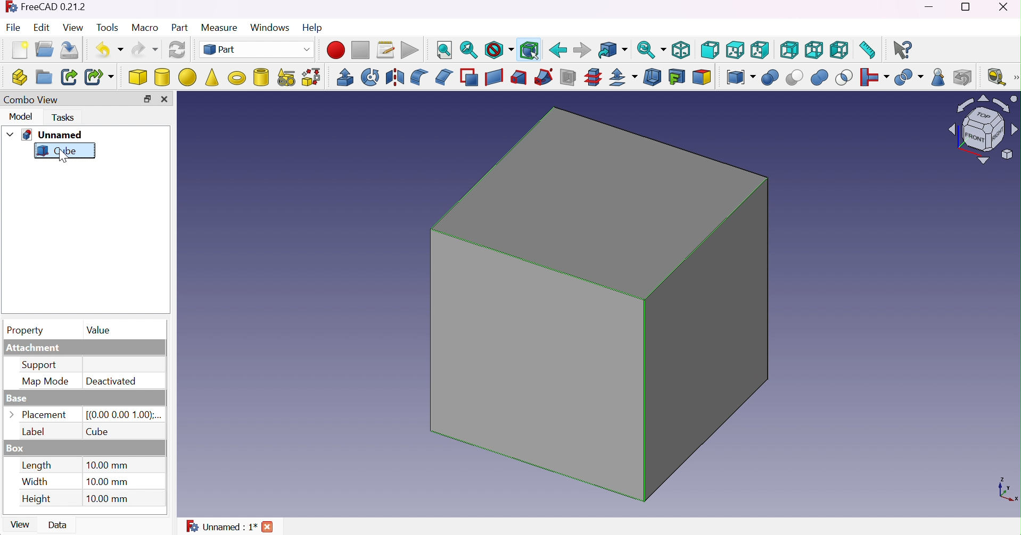 The height and width of the screenshot is (535, 1021). Describe the element at coordinates (1005, 488) in the screenshot. I see `x ,yaxis` at that location.